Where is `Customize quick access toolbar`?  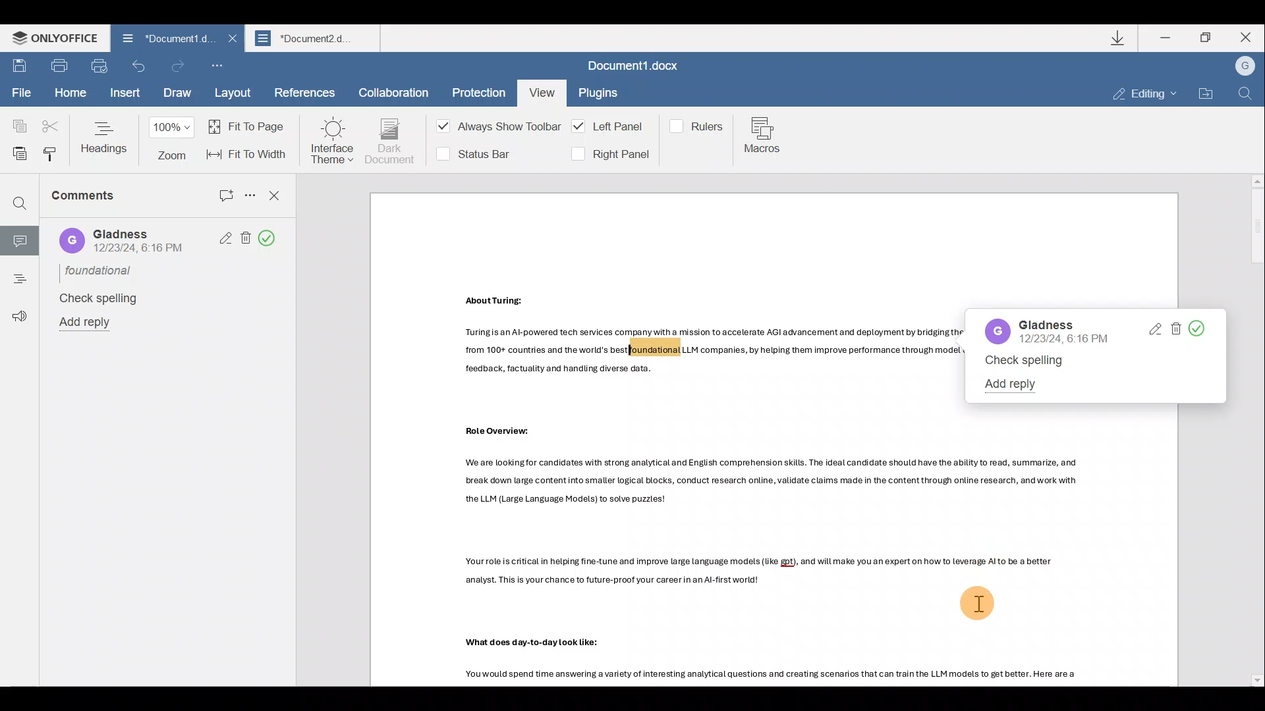 Customize quick access toolbar is located at coordinates (221, 67).